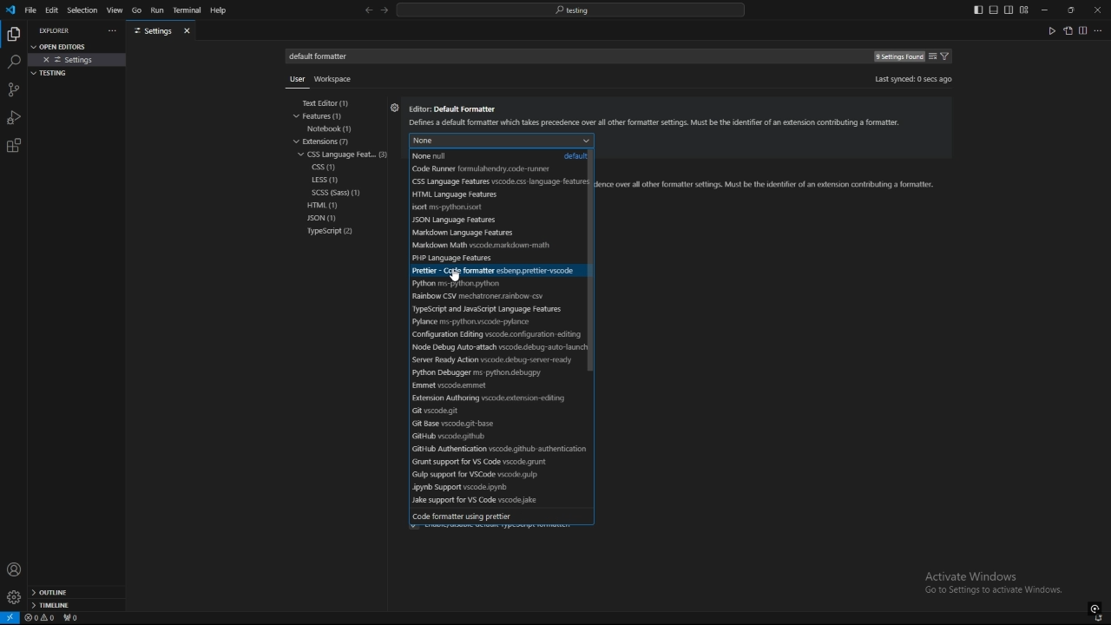 Image resolution: width=1111 pixels, height=625 pixels. I want to click on errors, so click(40, 618).